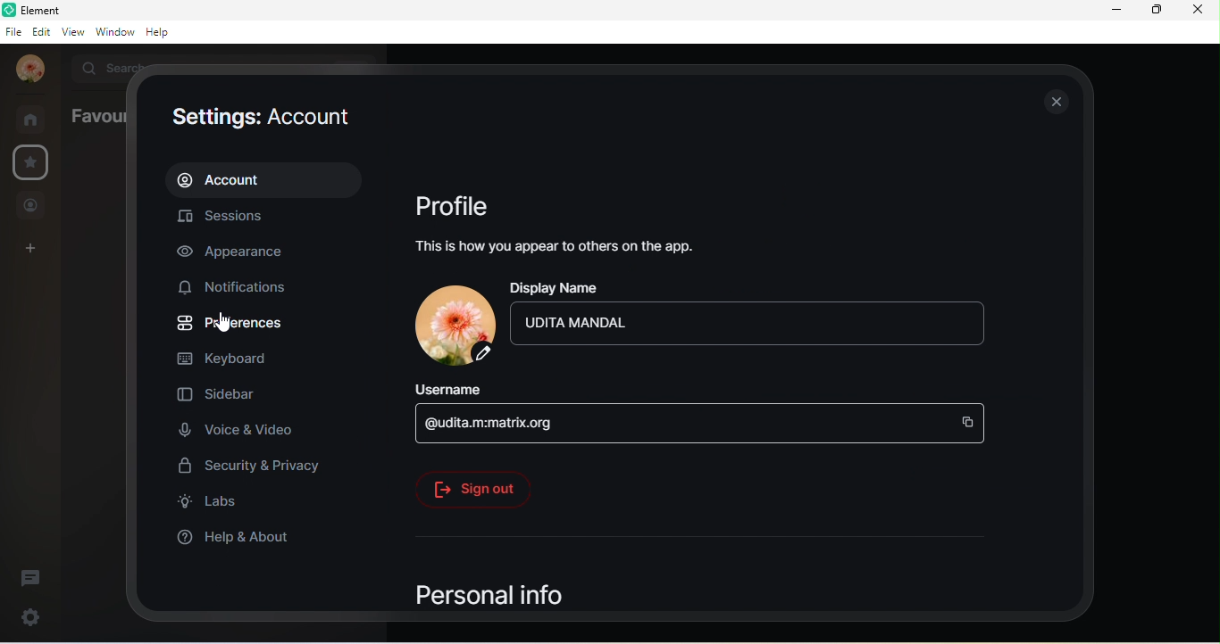  What do you see at coordinates (622, 323) in the screenshot?
I see `udita mandal` at bounding box center [622, 323].